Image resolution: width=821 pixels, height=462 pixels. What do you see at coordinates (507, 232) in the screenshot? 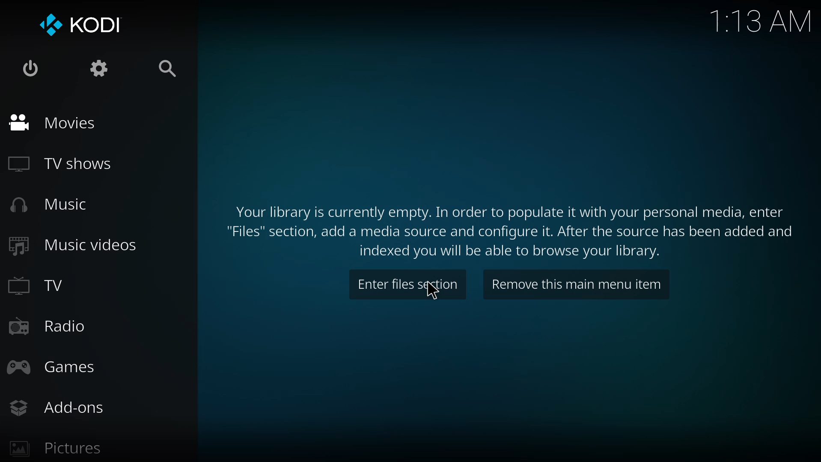
I see `Your library is currently empty. In order to populate it with your personal media, enter
"Files" section, add a media source and configure it. After the source has been added and
indexed you will be able to browse your library.` at bounding box center [507, 232].